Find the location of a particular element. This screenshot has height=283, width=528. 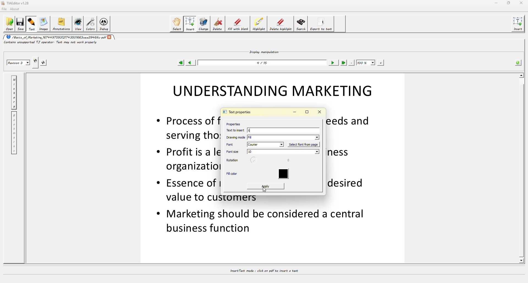

next page is located at coordinates (334, 63).